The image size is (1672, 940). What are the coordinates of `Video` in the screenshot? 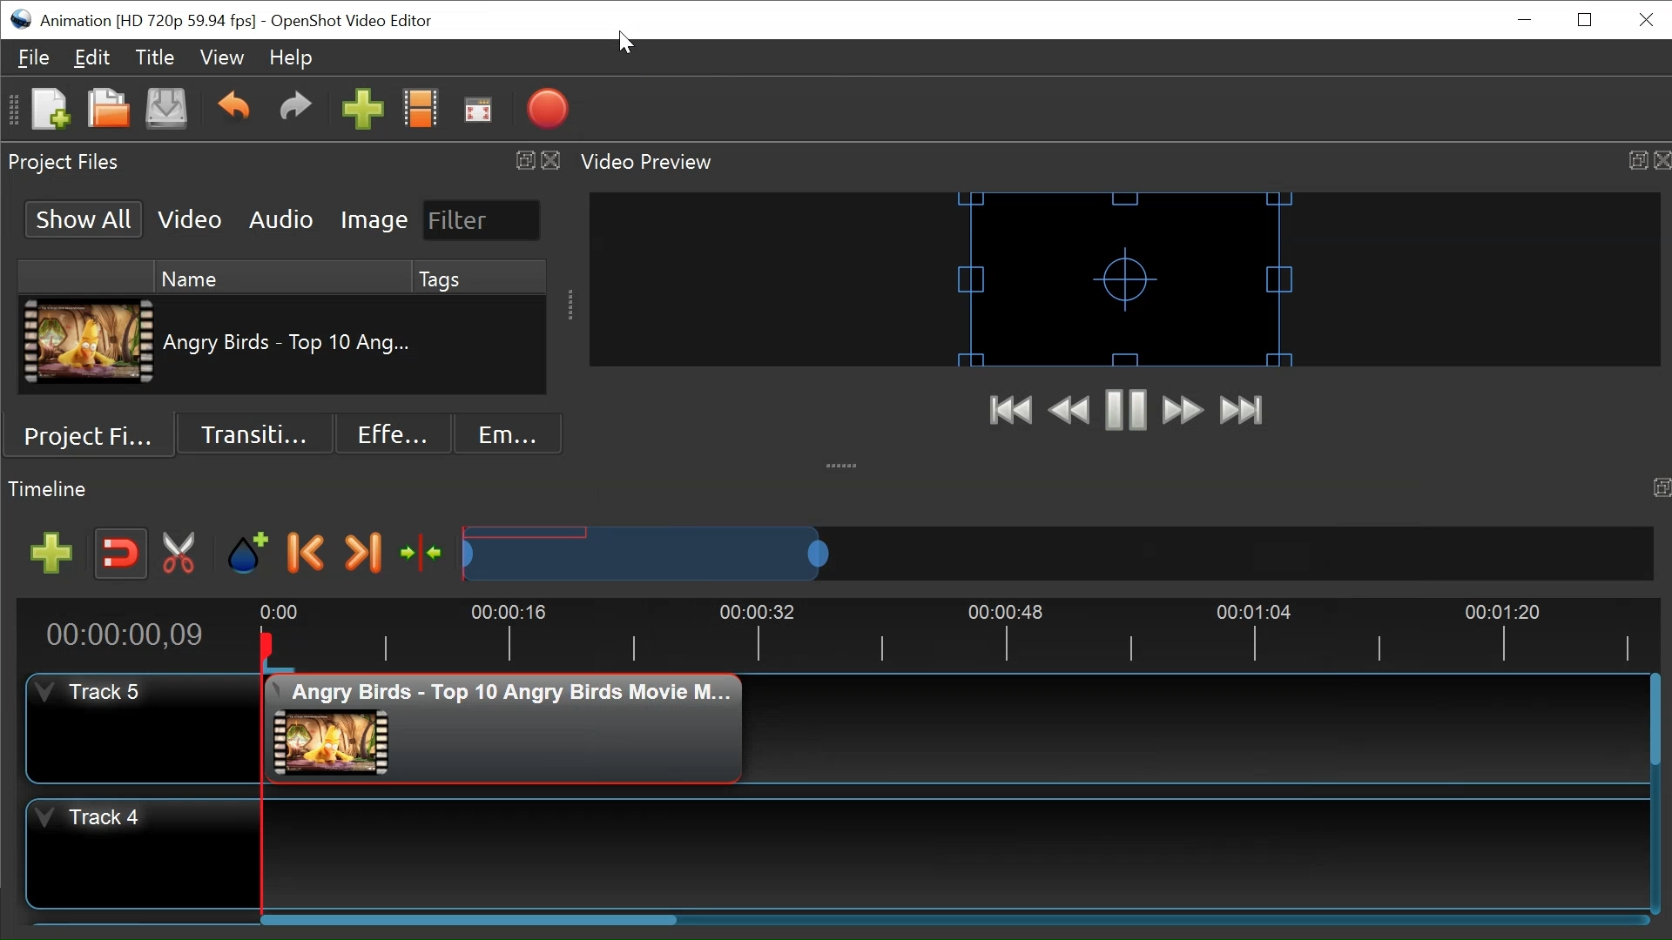 It's located at (190, 218).